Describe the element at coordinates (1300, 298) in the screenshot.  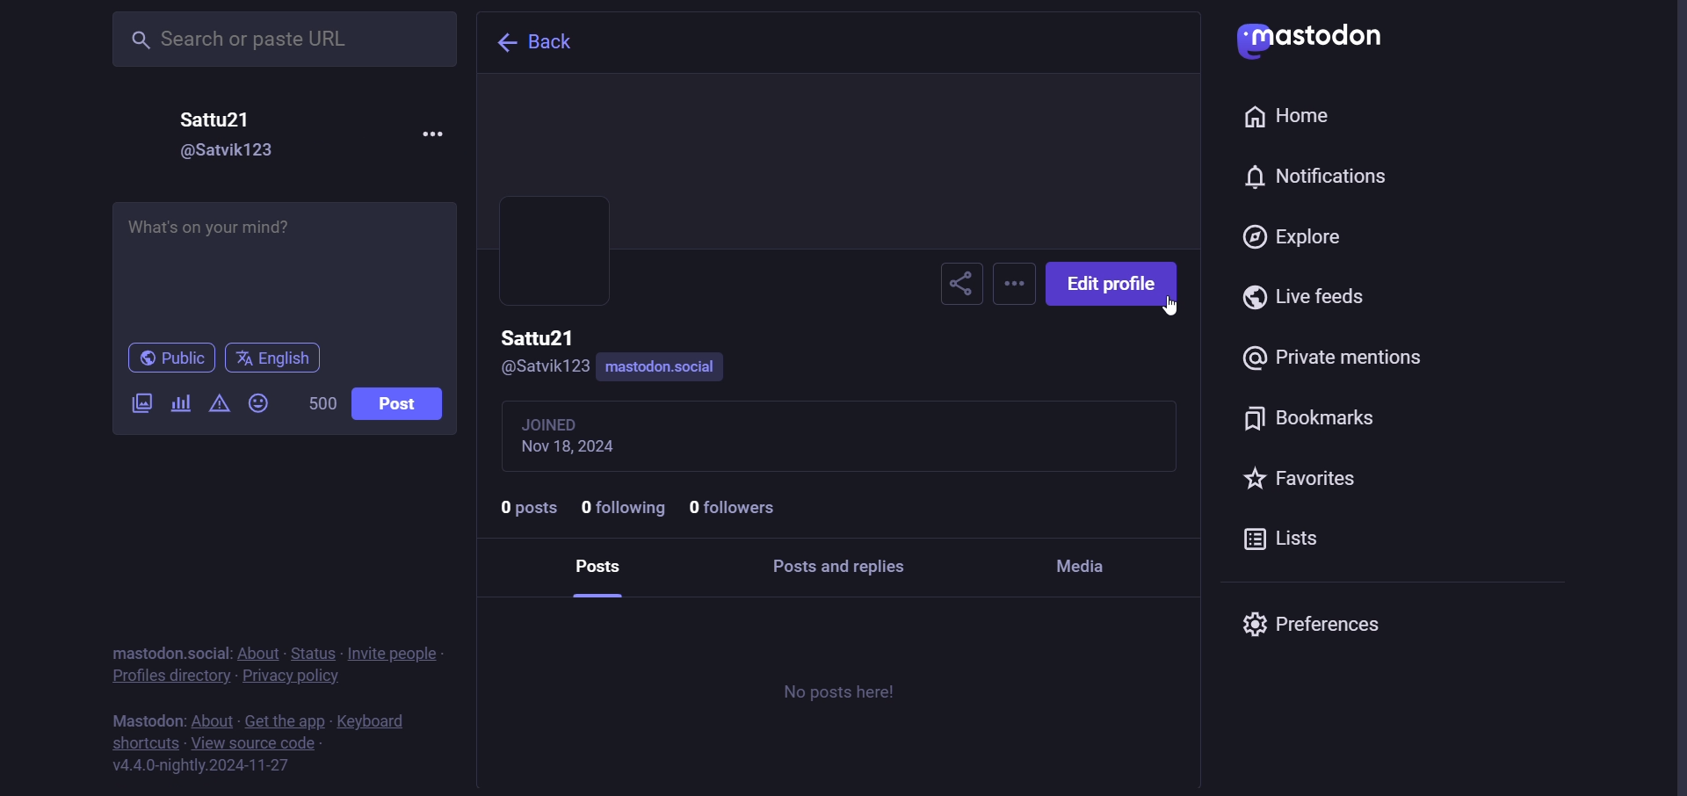
I see `live feeds` at that location.